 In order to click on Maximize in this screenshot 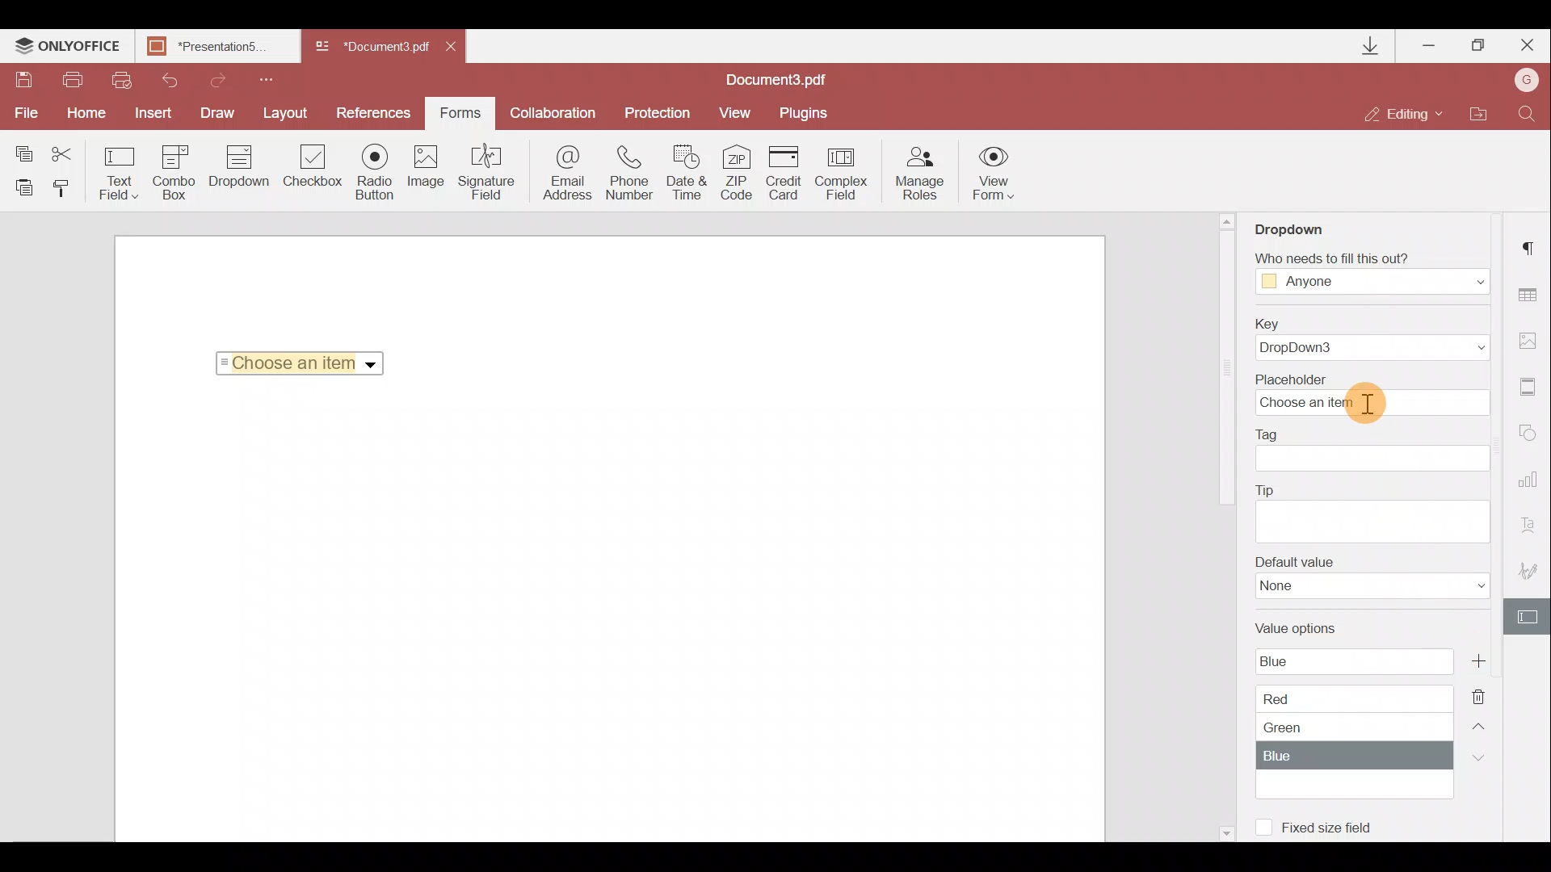, I will do `click(1477, 48)`.